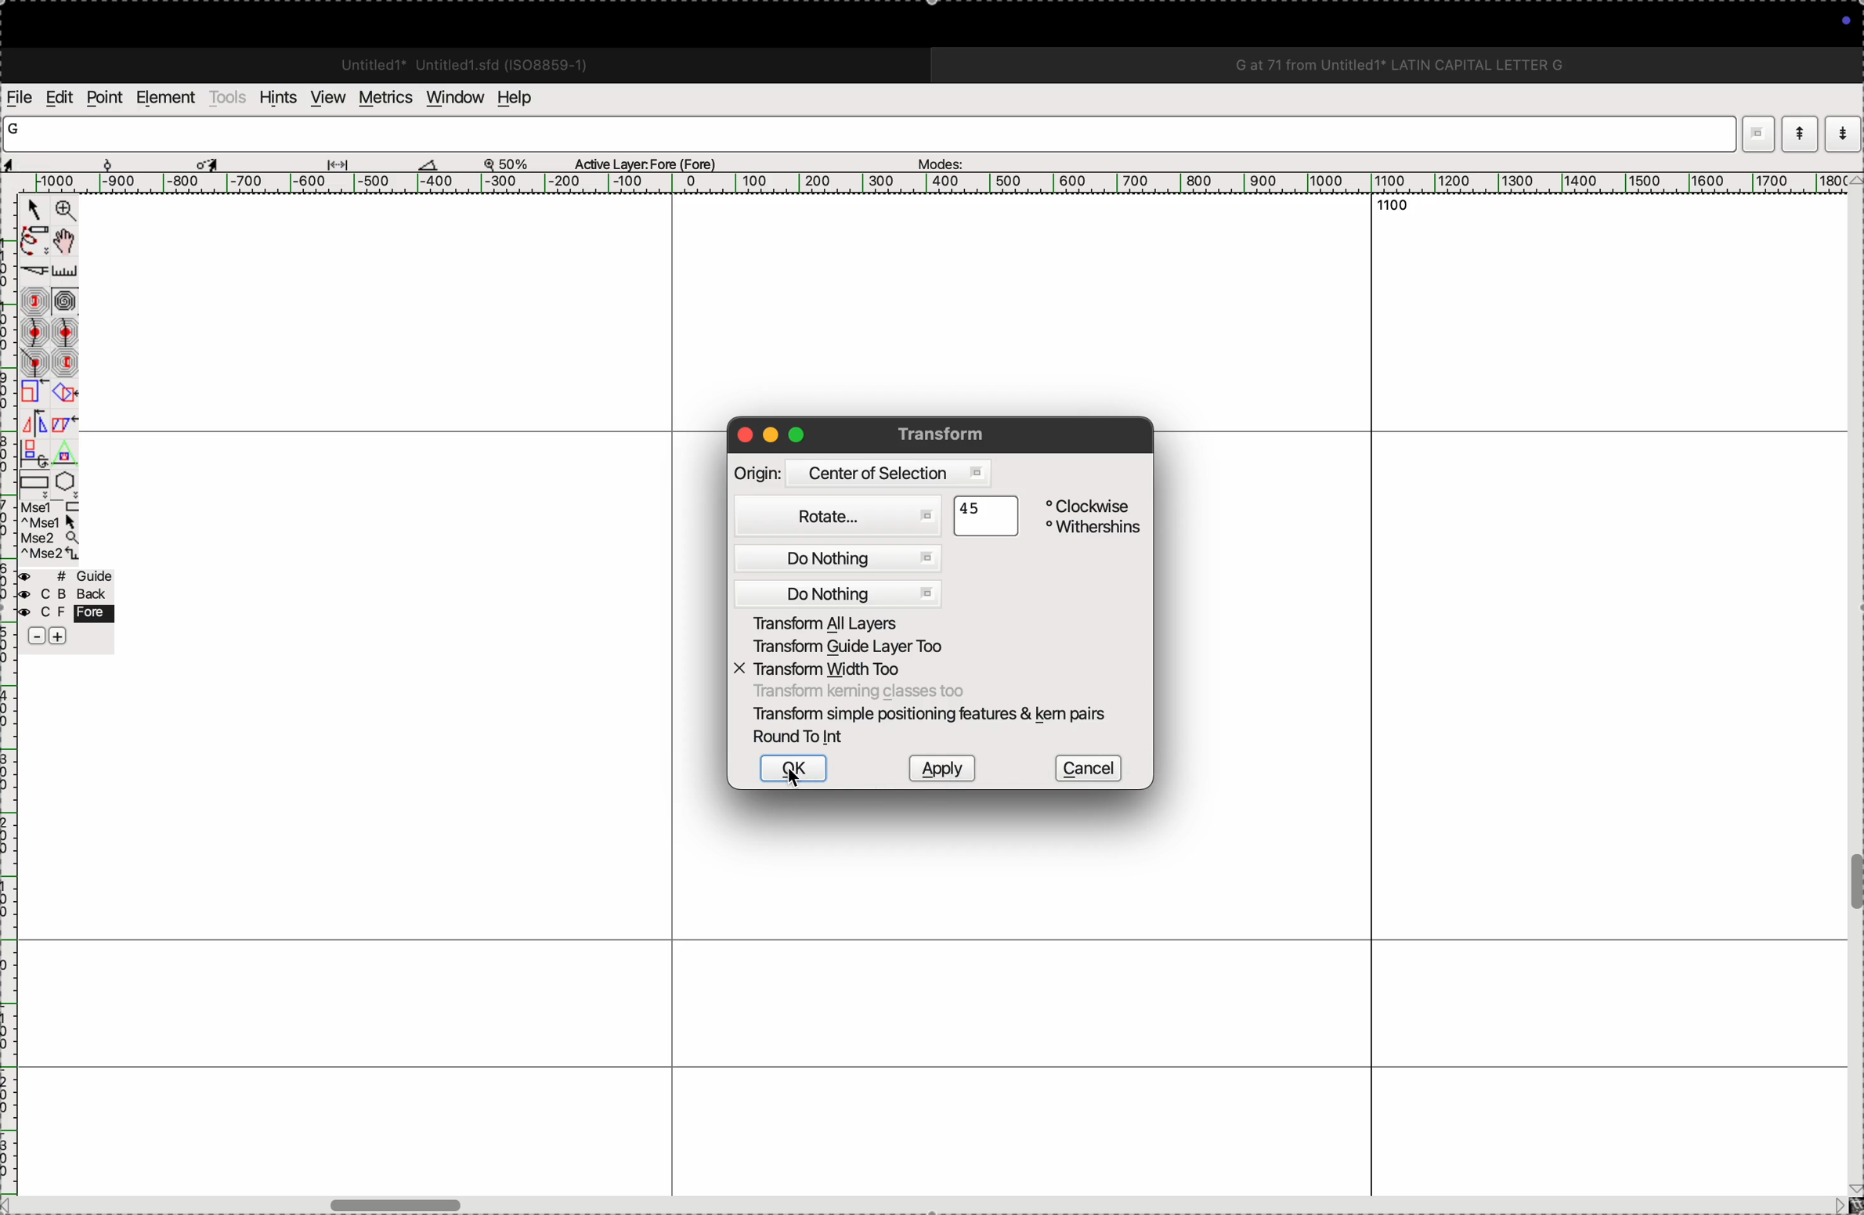 The width and height of the screenshot is (1864, 1215). I want to click on previous constraint point, so click(65, 362).